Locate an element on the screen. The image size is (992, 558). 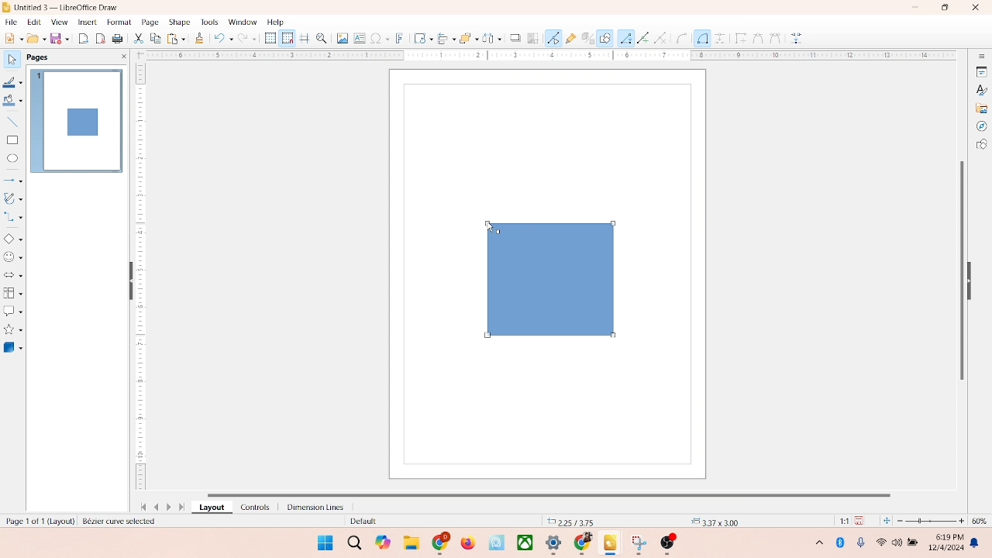
zoom factor is located at coordinates (932, 521).